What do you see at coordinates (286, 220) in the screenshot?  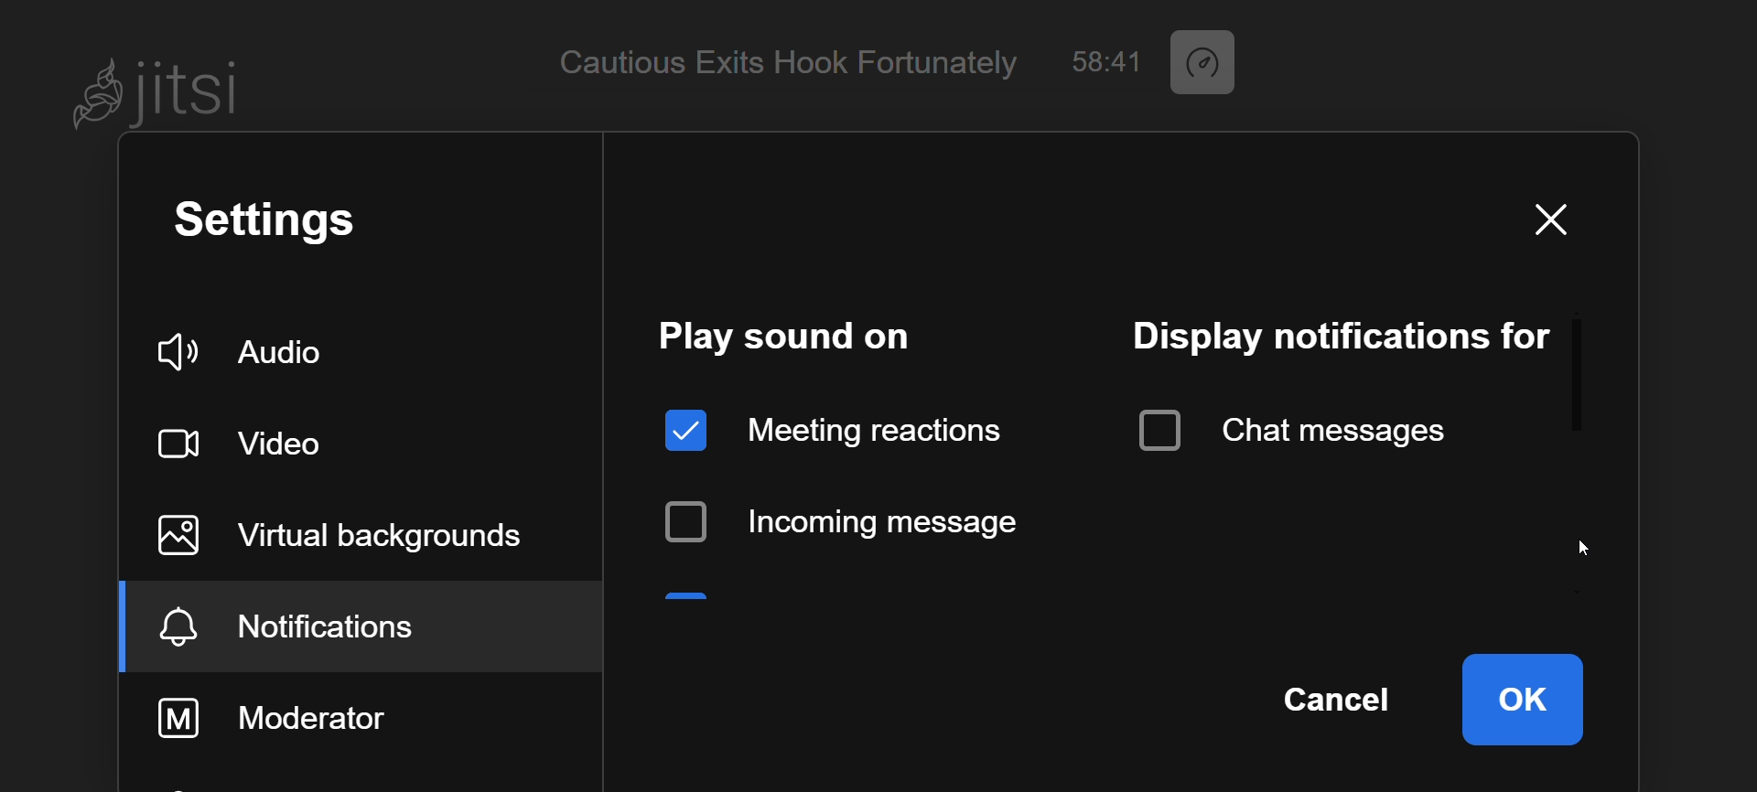 I see `setting` at bounding box center [286, 220].